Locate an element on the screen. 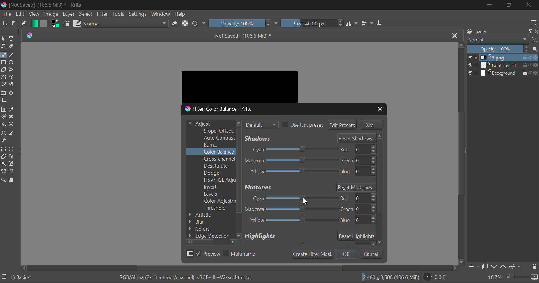 The image size is (539, 283). Levels is located at coordinates (211, 194).